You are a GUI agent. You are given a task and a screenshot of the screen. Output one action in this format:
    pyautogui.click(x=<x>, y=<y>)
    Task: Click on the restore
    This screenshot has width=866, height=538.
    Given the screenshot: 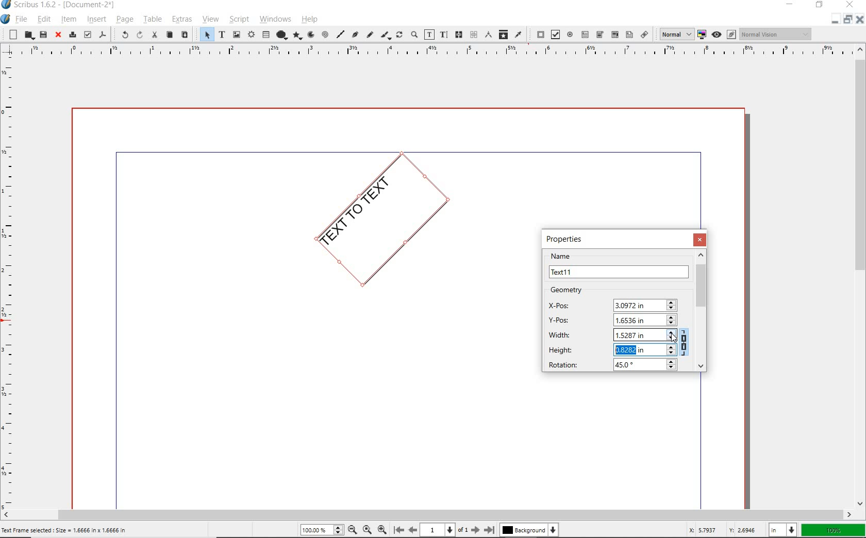 What is the action you would take?
    pyautogui.click(x=820, y=6)
    